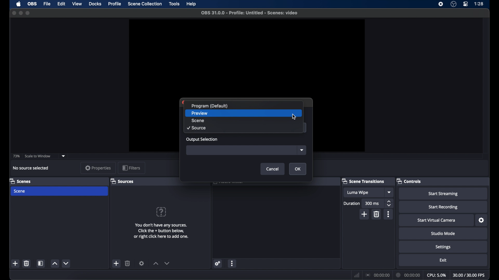 This screenshot has width=499, height=280. Describe the element at coordinates (443, 193) in the screenshot. I see `start streaming` at that location.